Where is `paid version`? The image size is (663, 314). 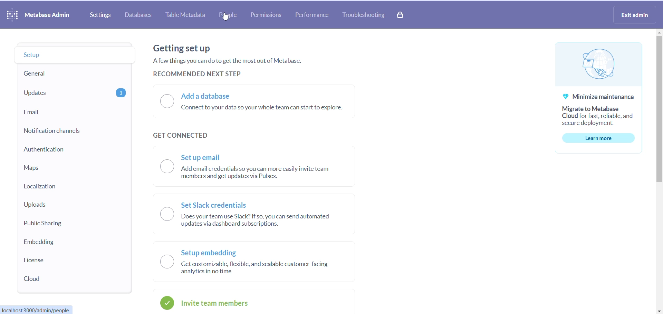 paid version is located at coordinates (401, 14).